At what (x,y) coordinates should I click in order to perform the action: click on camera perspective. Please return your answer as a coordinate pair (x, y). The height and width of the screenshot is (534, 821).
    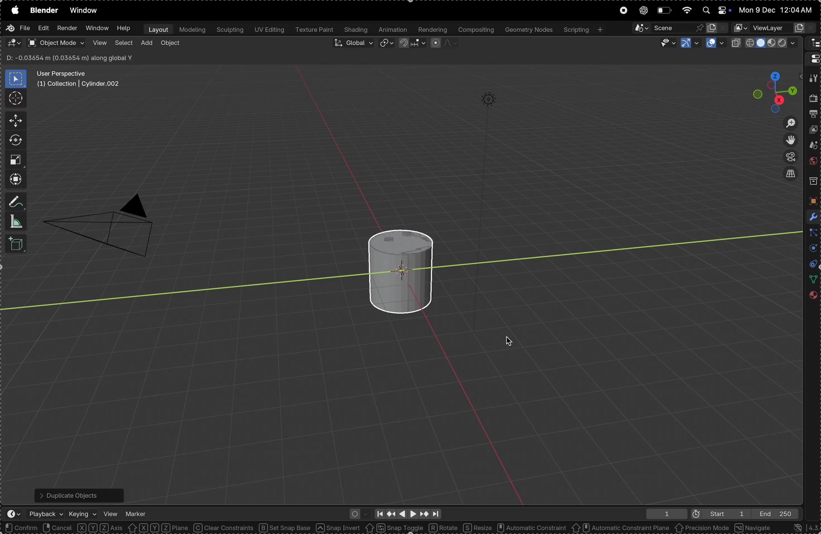
    Looking at the image, I should click on (104, 221).